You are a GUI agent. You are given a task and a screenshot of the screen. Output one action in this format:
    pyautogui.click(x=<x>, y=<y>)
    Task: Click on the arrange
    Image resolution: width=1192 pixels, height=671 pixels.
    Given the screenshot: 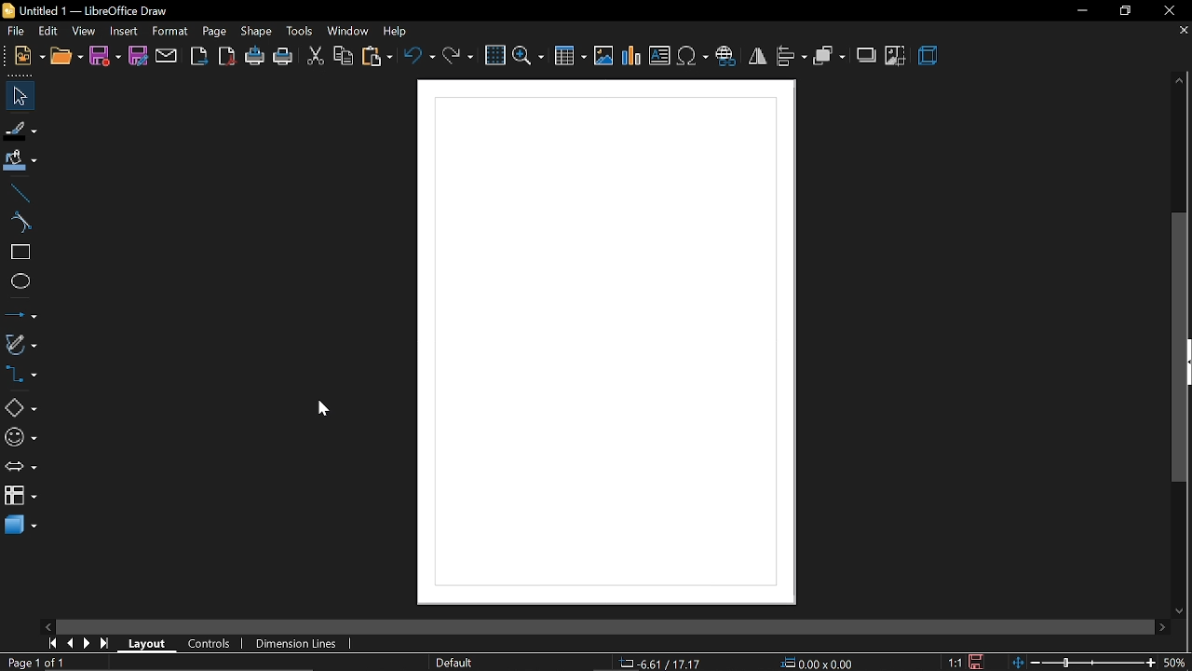 What is the action you would take?
    pyautogui.click(x=829, y=56)
    